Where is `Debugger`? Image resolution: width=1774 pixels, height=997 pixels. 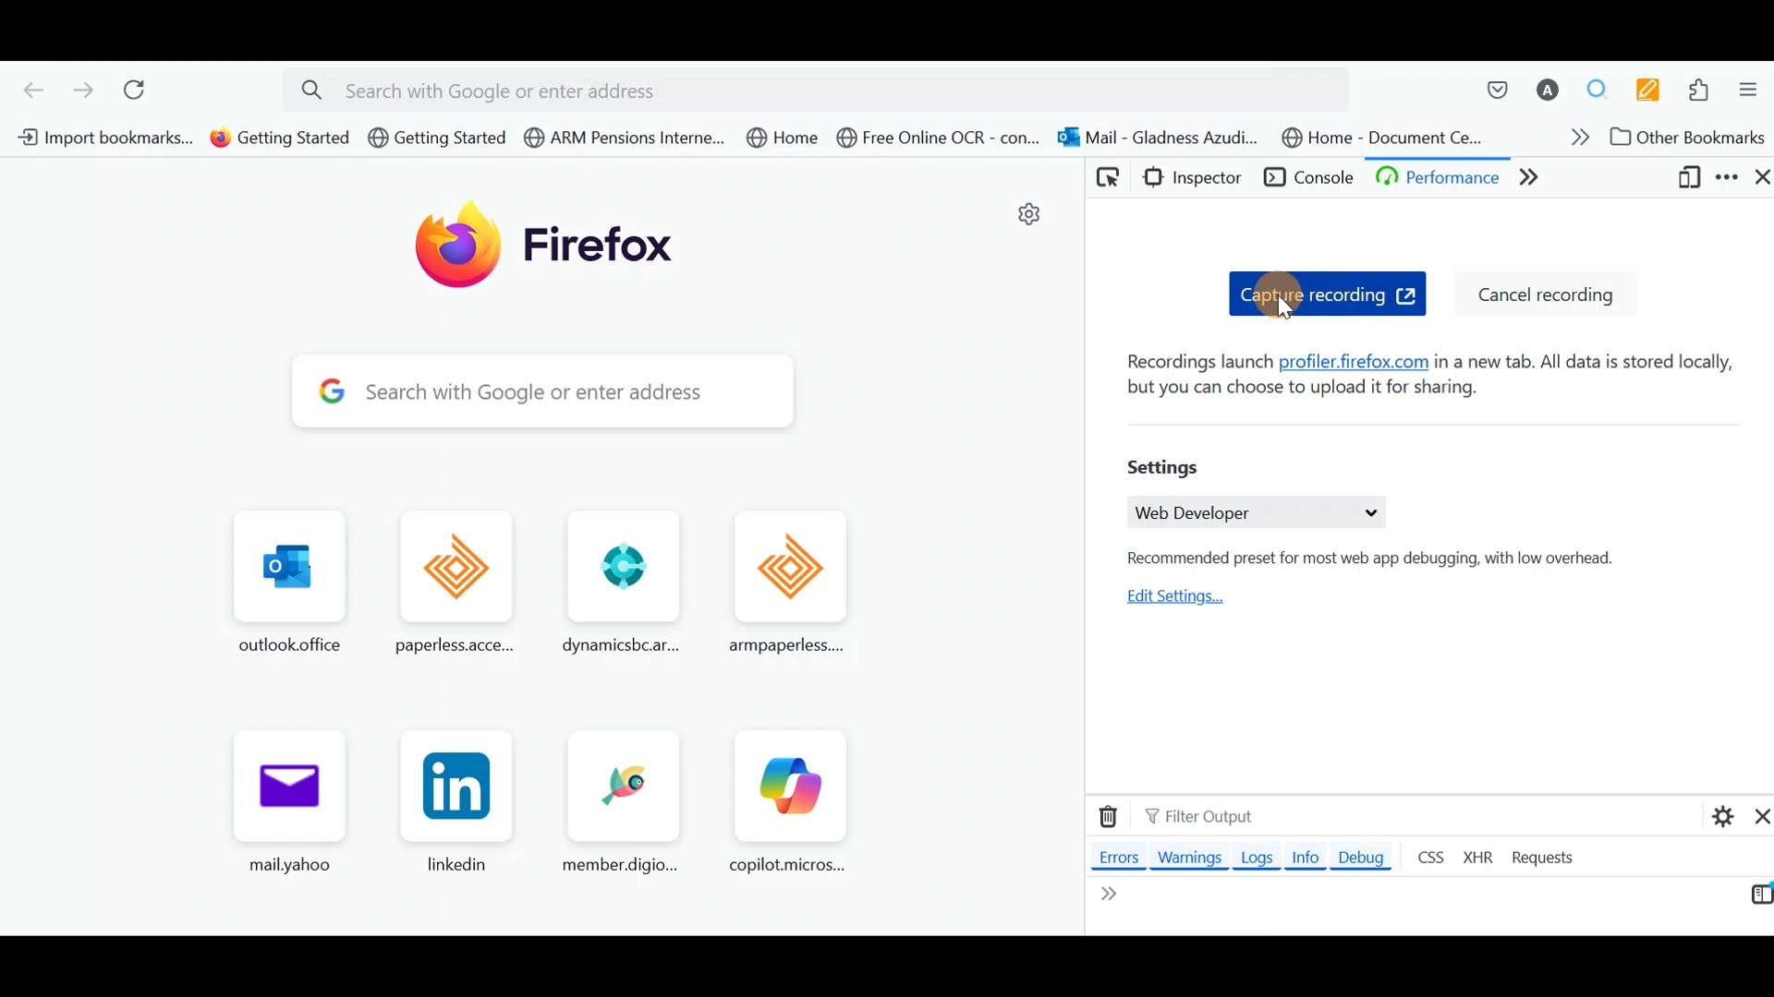
Debugger is located at coordinates (1432, 176).